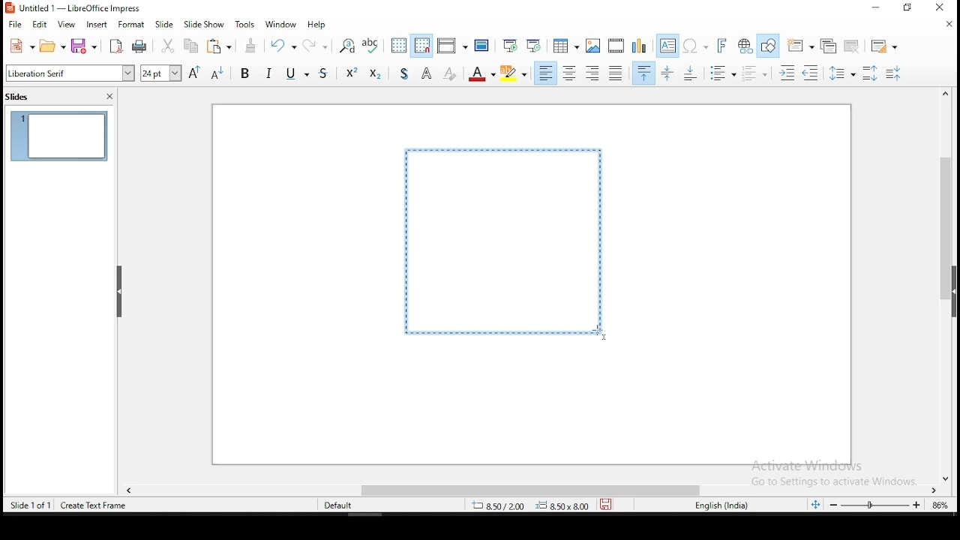  I want to click on restore, so click(907, 8).